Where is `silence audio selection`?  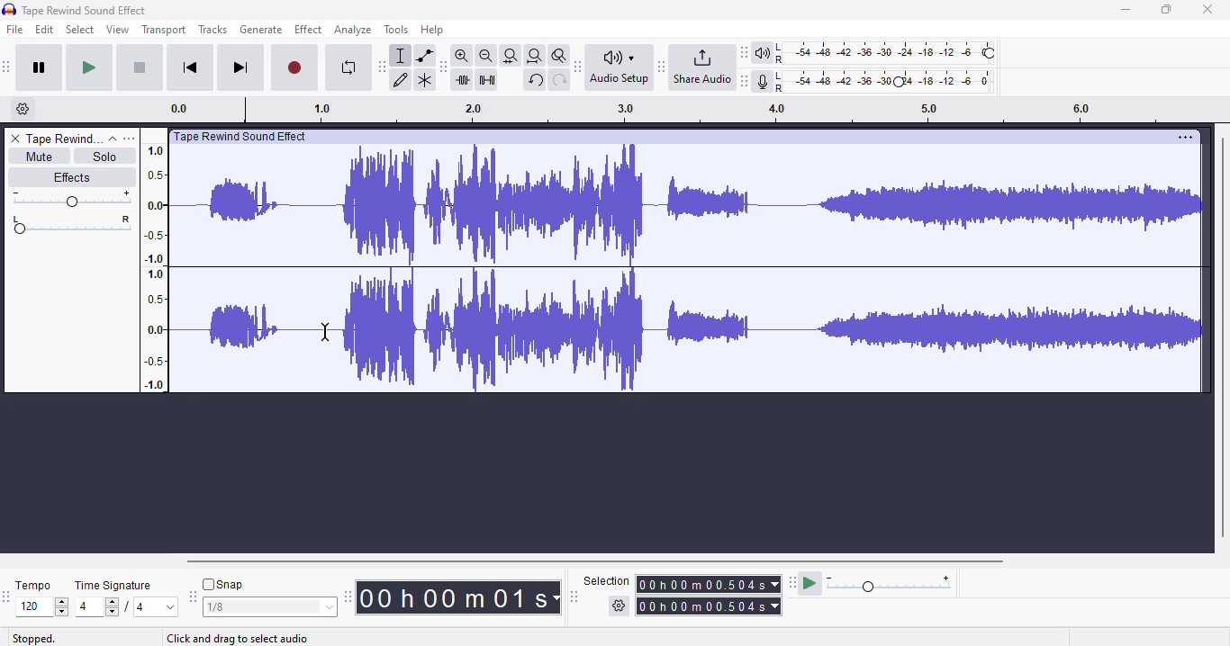
silence audio selection is located at coordinates (487, 80).